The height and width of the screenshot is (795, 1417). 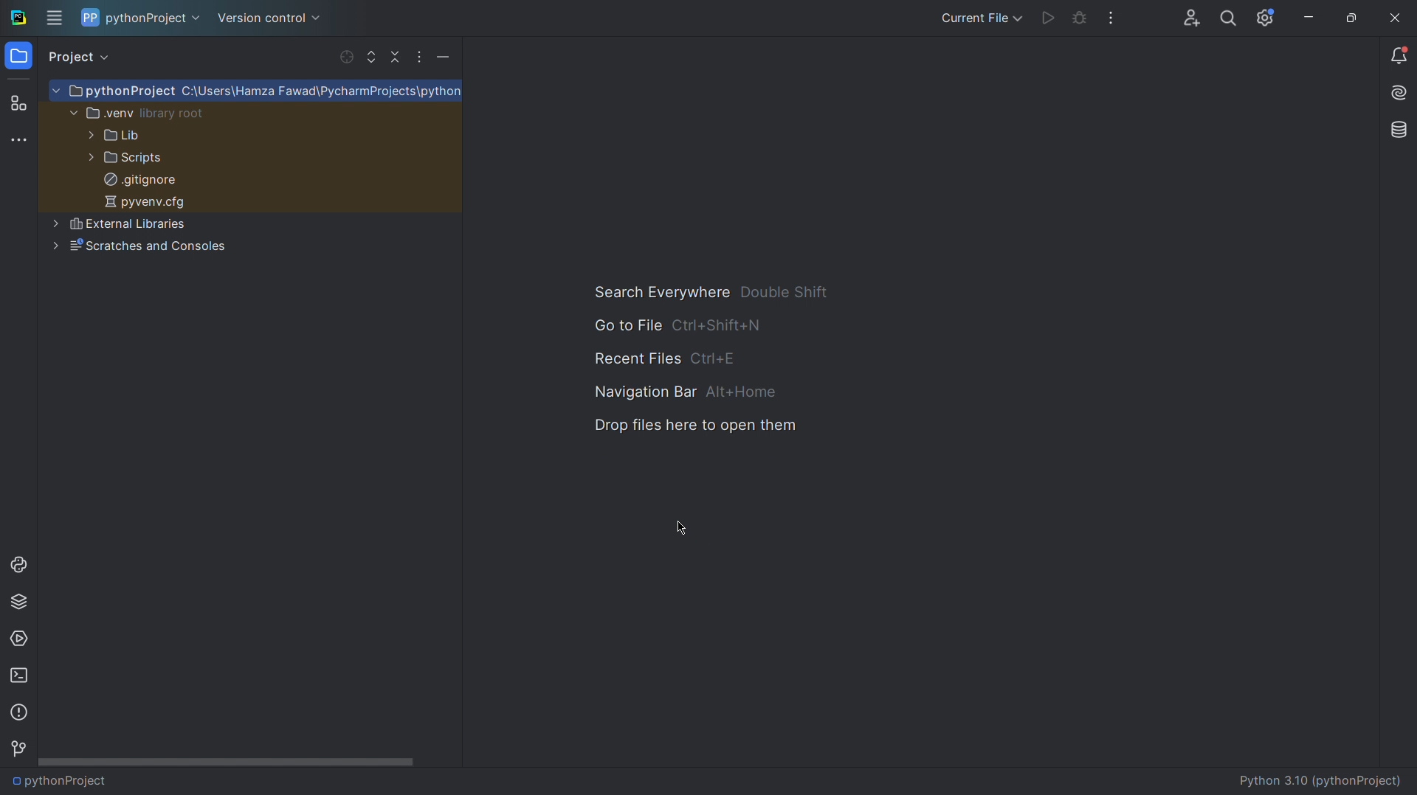 I want to click on Cursor, so click(x=675, y=527).